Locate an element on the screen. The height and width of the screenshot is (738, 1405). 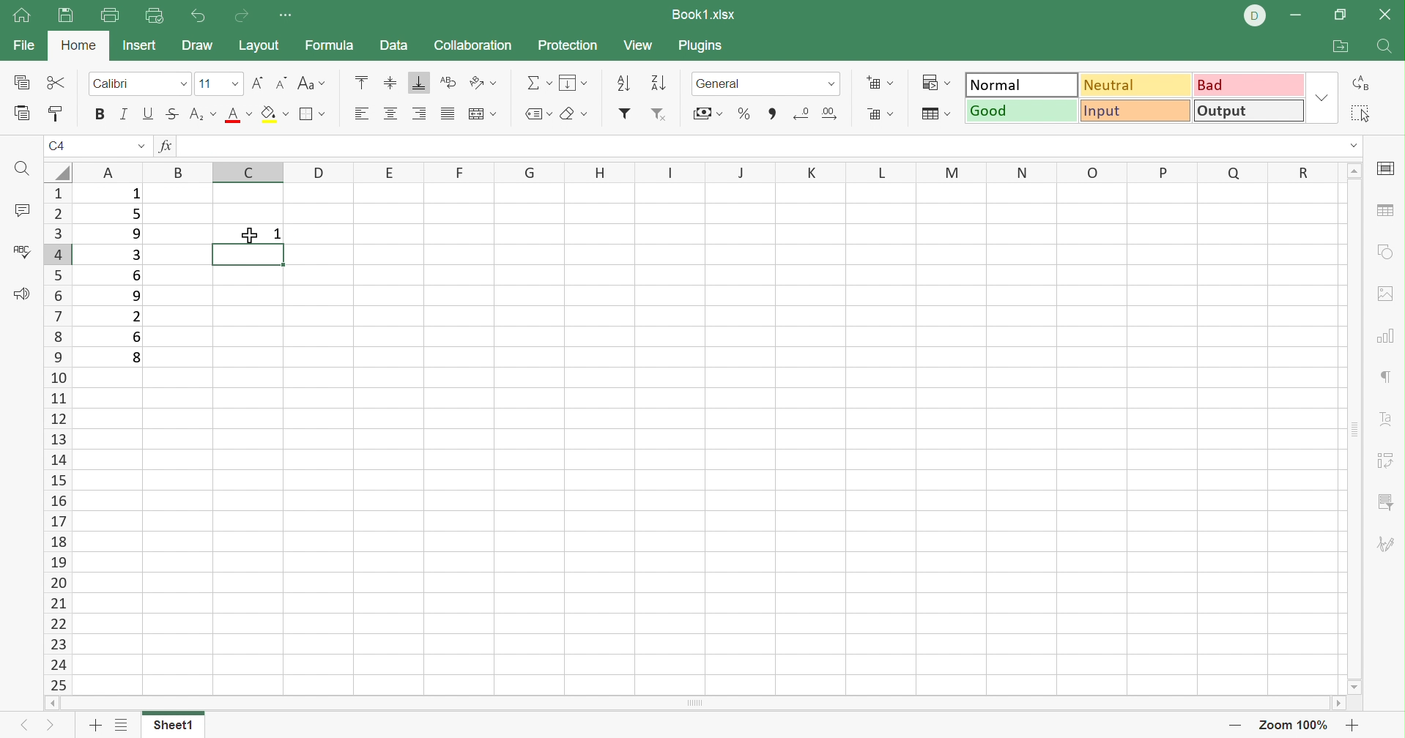
Quick print is located at coordinates (155, 18).